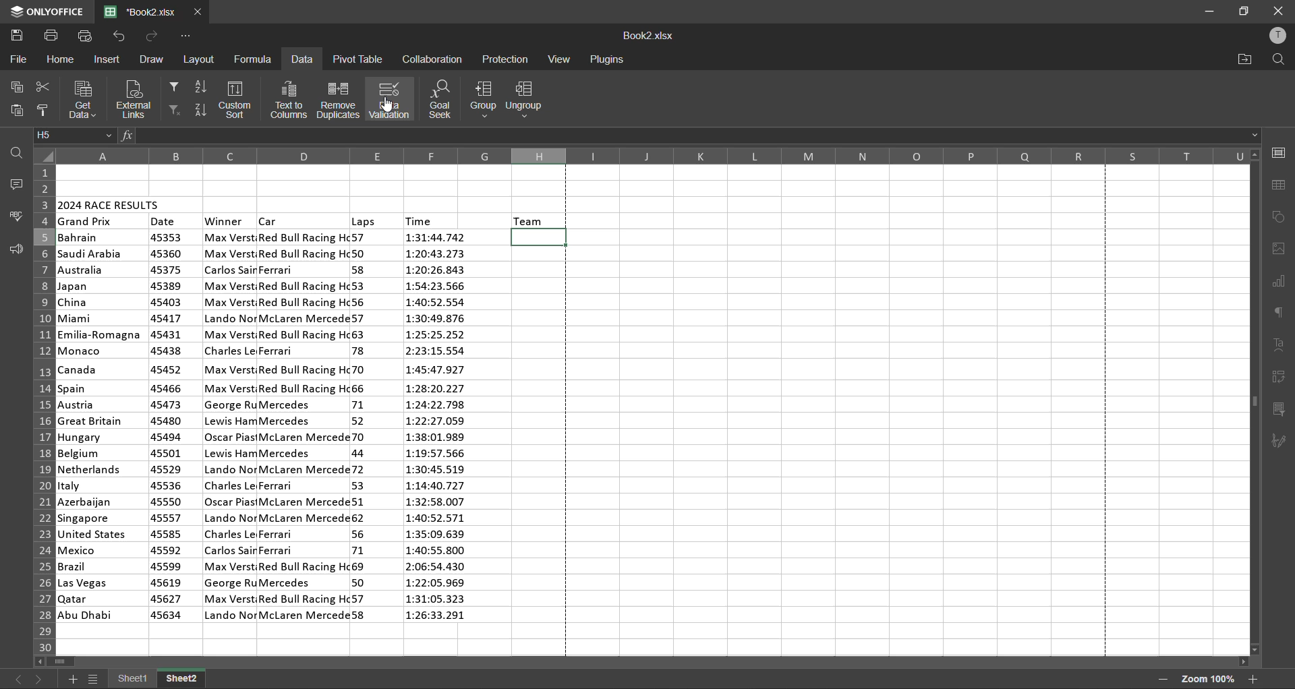 This screenshot has width=1295, height=689. Describe the element at coordinates (82, 99) in the screenshot. I see `get data` at that location.